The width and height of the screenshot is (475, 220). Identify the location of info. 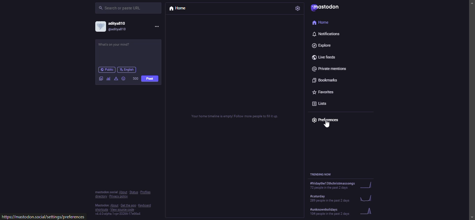
(122, 203).